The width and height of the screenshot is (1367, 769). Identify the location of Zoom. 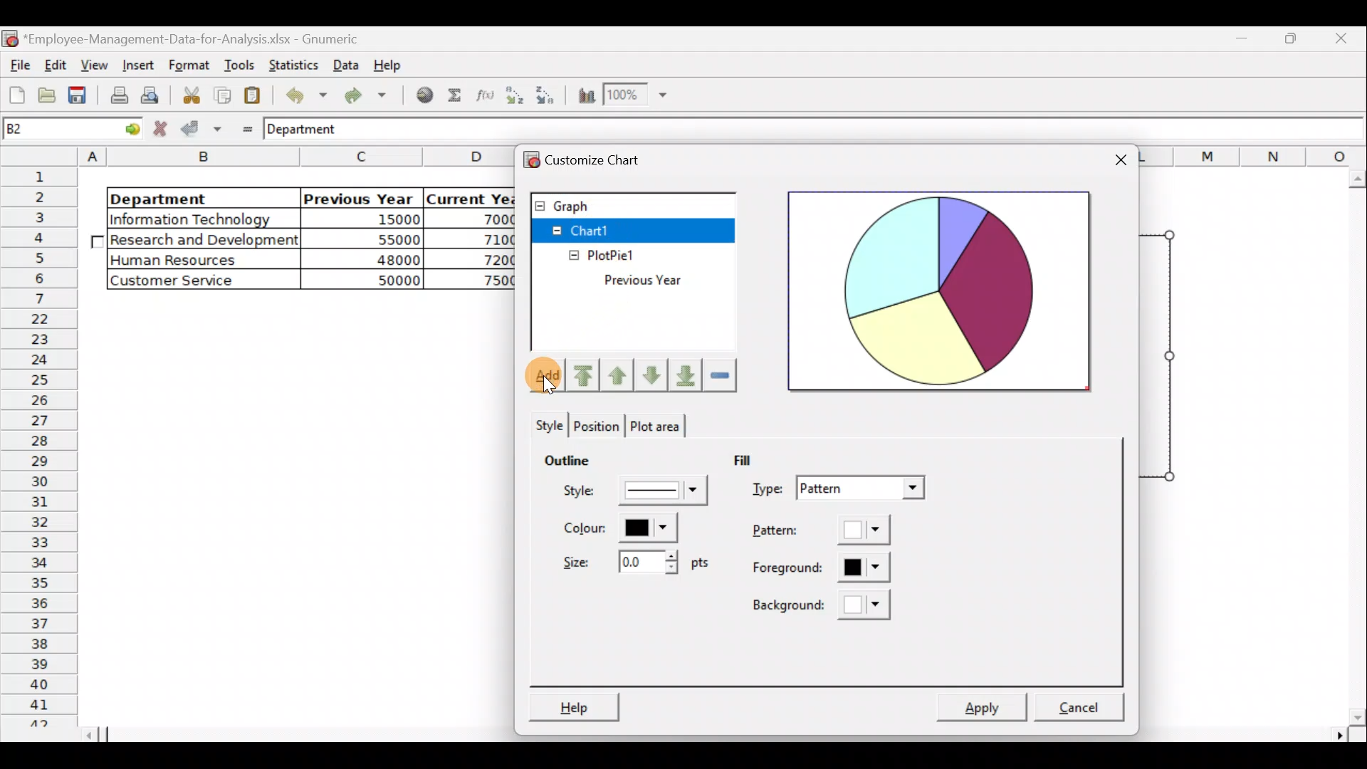
(635, 97).